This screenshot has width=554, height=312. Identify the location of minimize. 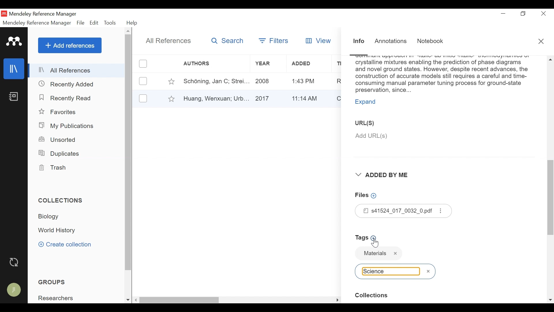
(504, 14).